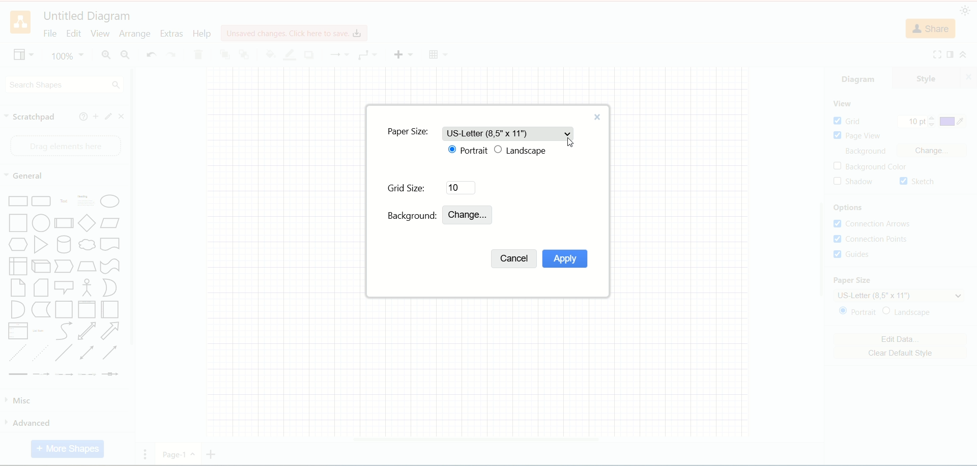  Describe the element at coordinates (966, 11) in the screenshot. I see `appearance` at that location.